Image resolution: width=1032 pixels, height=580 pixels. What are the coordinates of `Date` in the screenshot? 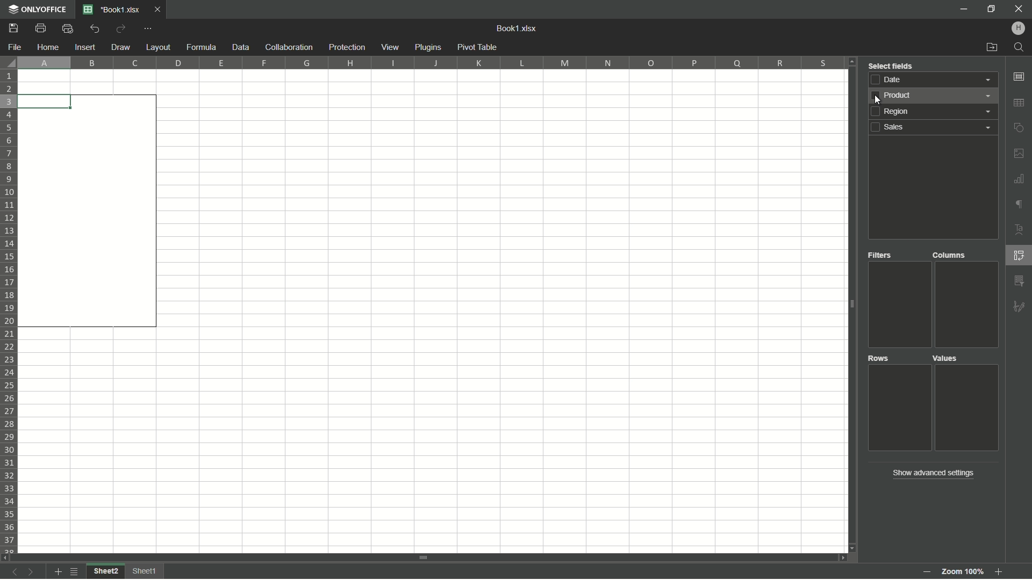 It's located at (936, 79).